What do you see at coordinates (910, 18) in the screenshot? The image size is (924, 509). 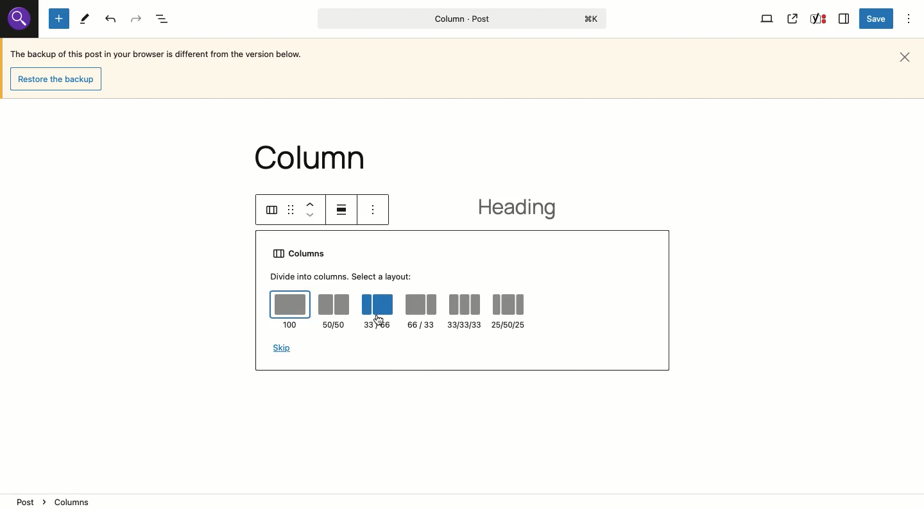 I see `Options` at bounding box center [910, 18].